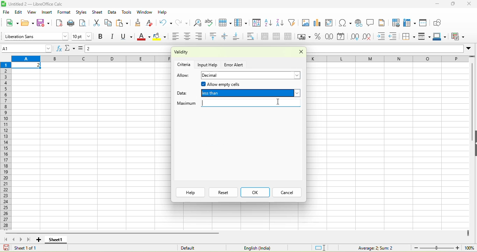 The image size is (477, 252). What do you see at coordinates (95, 23) in the screenshot?
I see `cut` at bounding box center [95, 23].